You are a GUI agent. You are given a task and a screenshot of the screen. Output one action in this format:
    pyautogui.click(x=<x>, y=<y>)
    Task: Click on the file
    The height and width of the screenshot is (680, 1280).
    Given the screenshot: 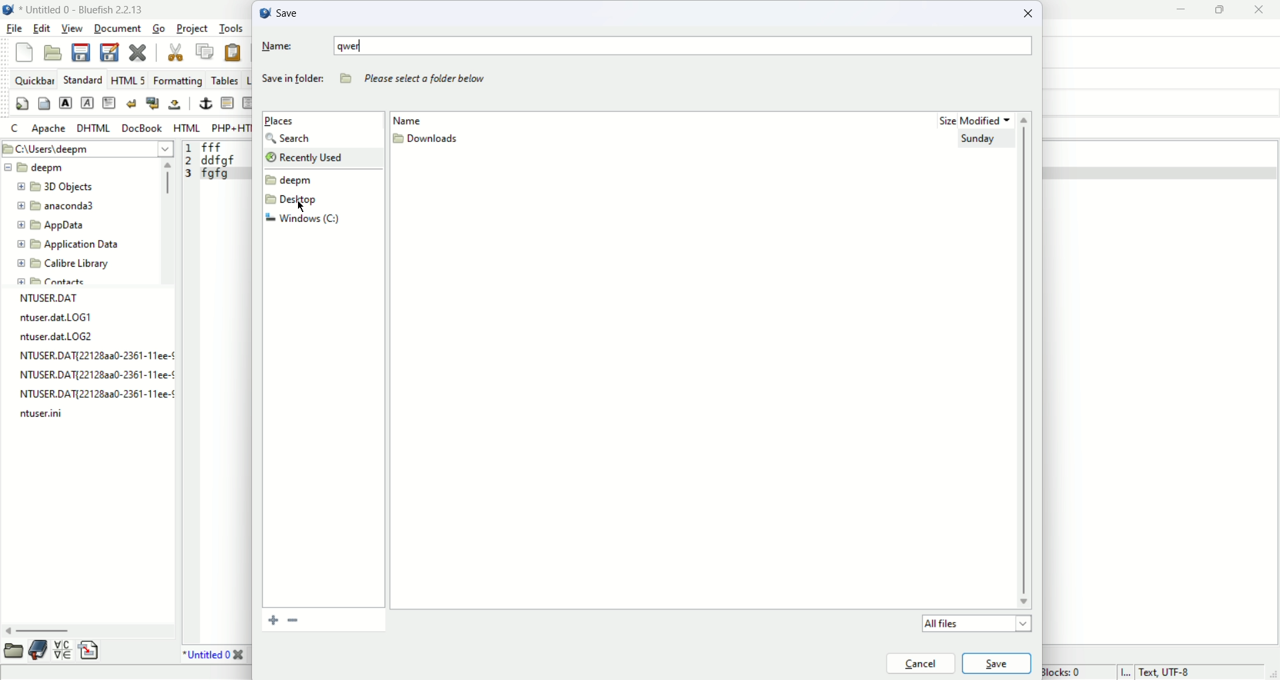 What is the action you would take?
    pyautogui.click(x=15, y=29)
    